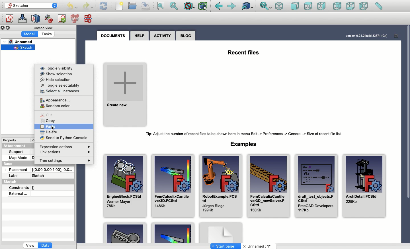  I want to click on Bottom, so click(350, 6).